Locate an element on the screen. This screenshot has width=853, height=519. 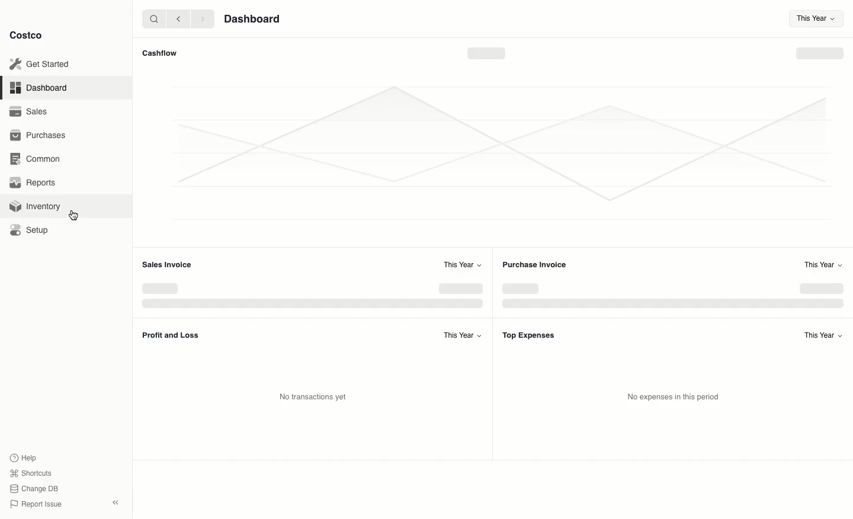
Graph is located at coordinates (676, 297).